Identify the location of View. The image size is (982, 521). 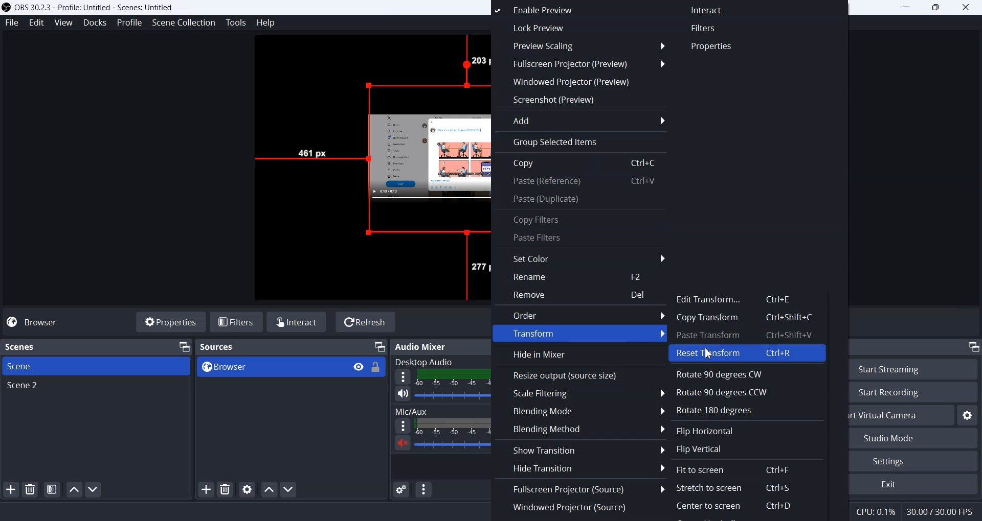
(63, 22).